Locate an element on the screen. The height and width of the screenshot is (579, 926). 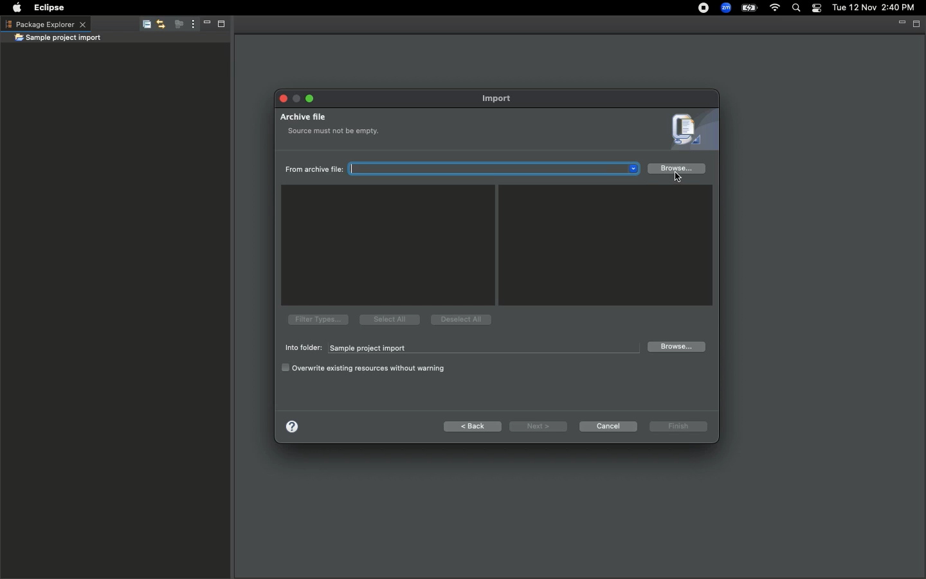
Eclipse is located at coordinates (51, 8).